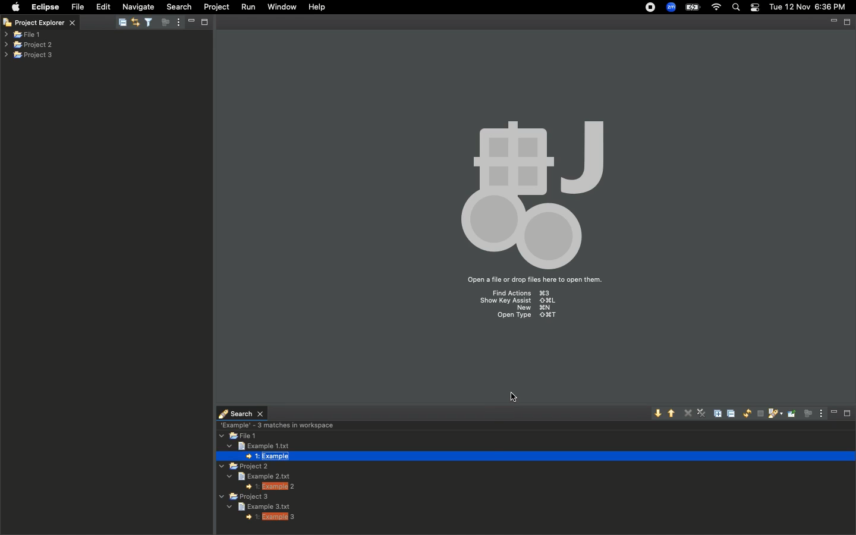 The image size is (856, 535). I want to click on 1 example 3, so click(270, 516).